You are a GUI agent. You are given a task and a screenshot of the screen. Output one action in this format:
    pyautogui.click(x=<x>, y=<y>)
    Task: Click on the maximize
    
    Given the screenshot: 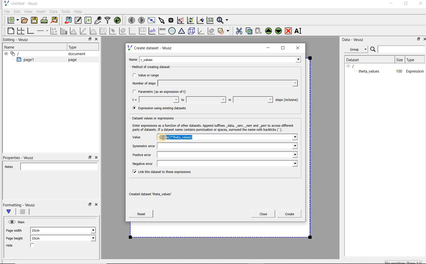 What is the action you would take?
    pyautogui.click(x=406, y=4)
    